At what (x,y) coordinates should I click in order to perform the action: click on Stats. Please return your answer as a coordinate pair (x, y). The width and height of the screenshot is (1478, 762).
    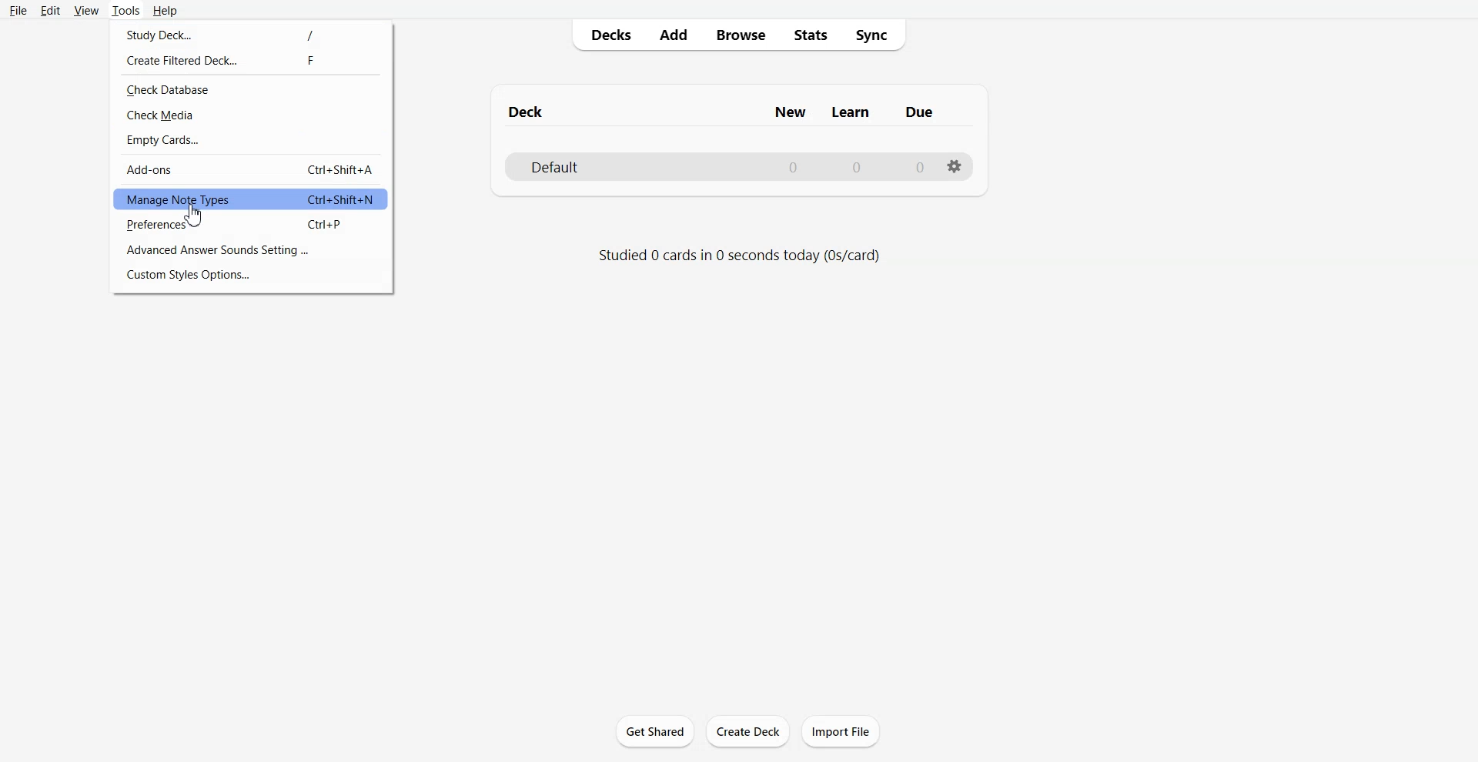
    Looking at the image, I should click on (810, 35).